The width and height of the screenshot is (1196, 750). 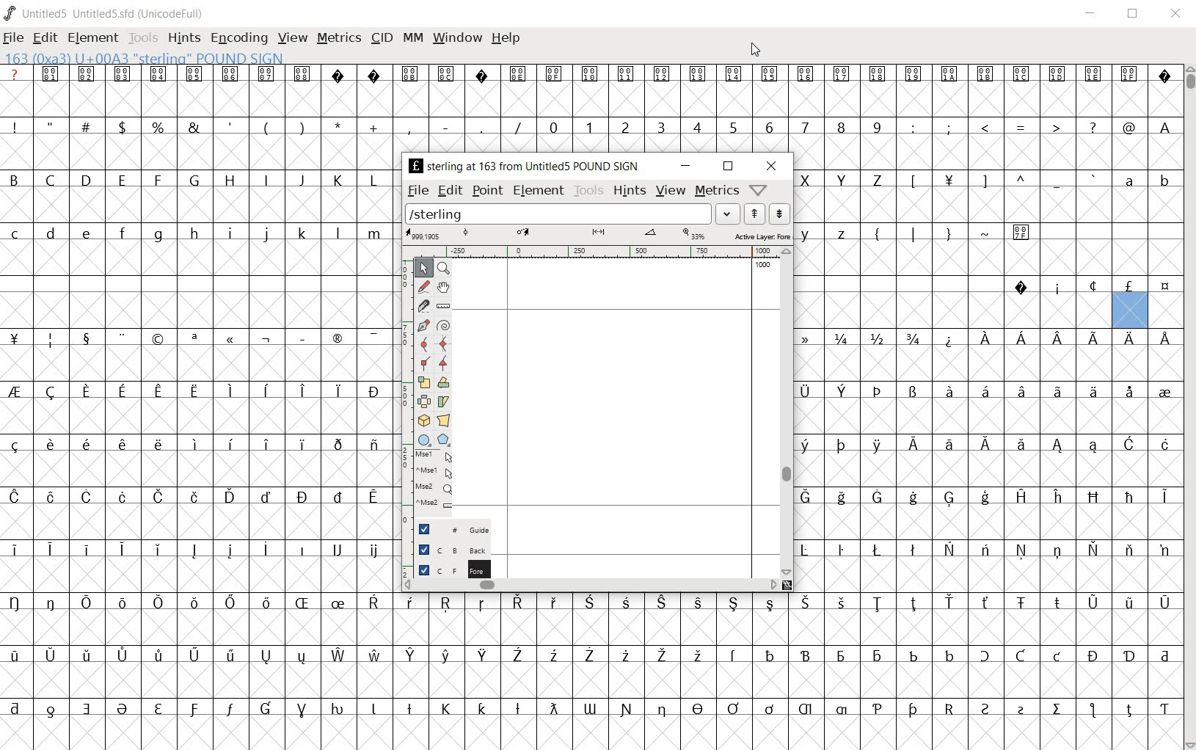 What do you see at coordinates (1177, 15) in the screenshot?
I see `close` at bounding box center [1177, 15].